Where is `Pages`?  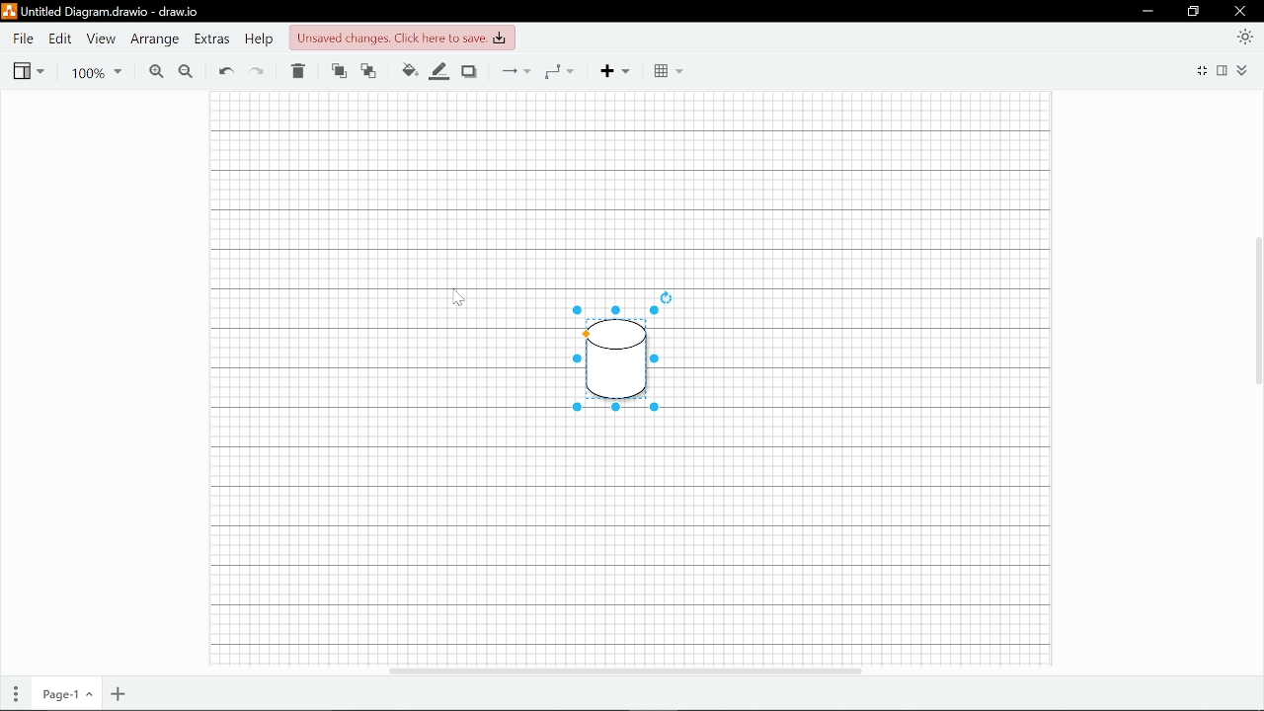
Pages is located at coordinates (16, 692).